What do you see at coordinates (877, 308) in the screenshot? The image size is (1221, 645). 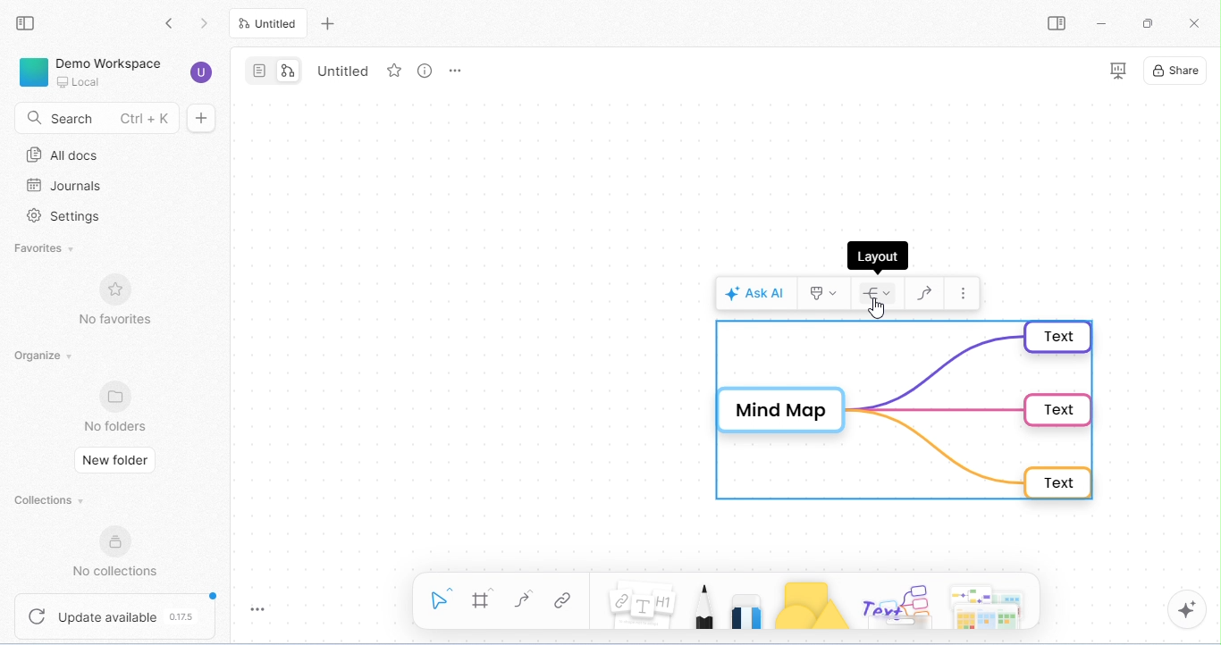 I see `cursor movement` at bounding box center [877, 308].